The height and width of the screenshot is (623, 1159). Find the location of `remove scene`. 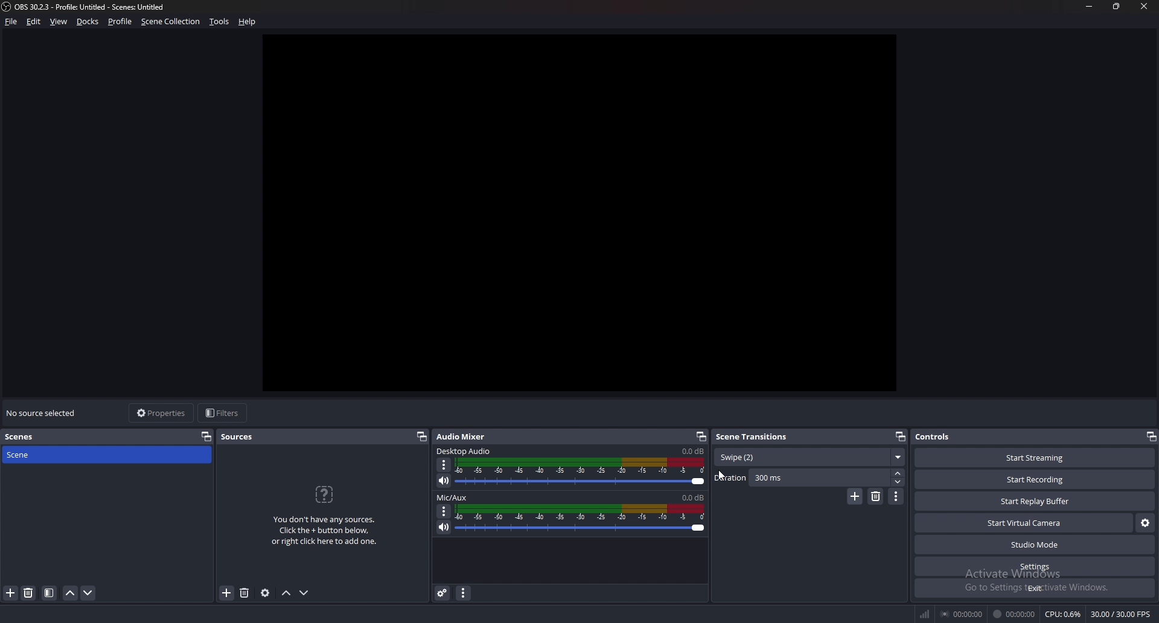

remove scene is located at coordinates (30, 592).